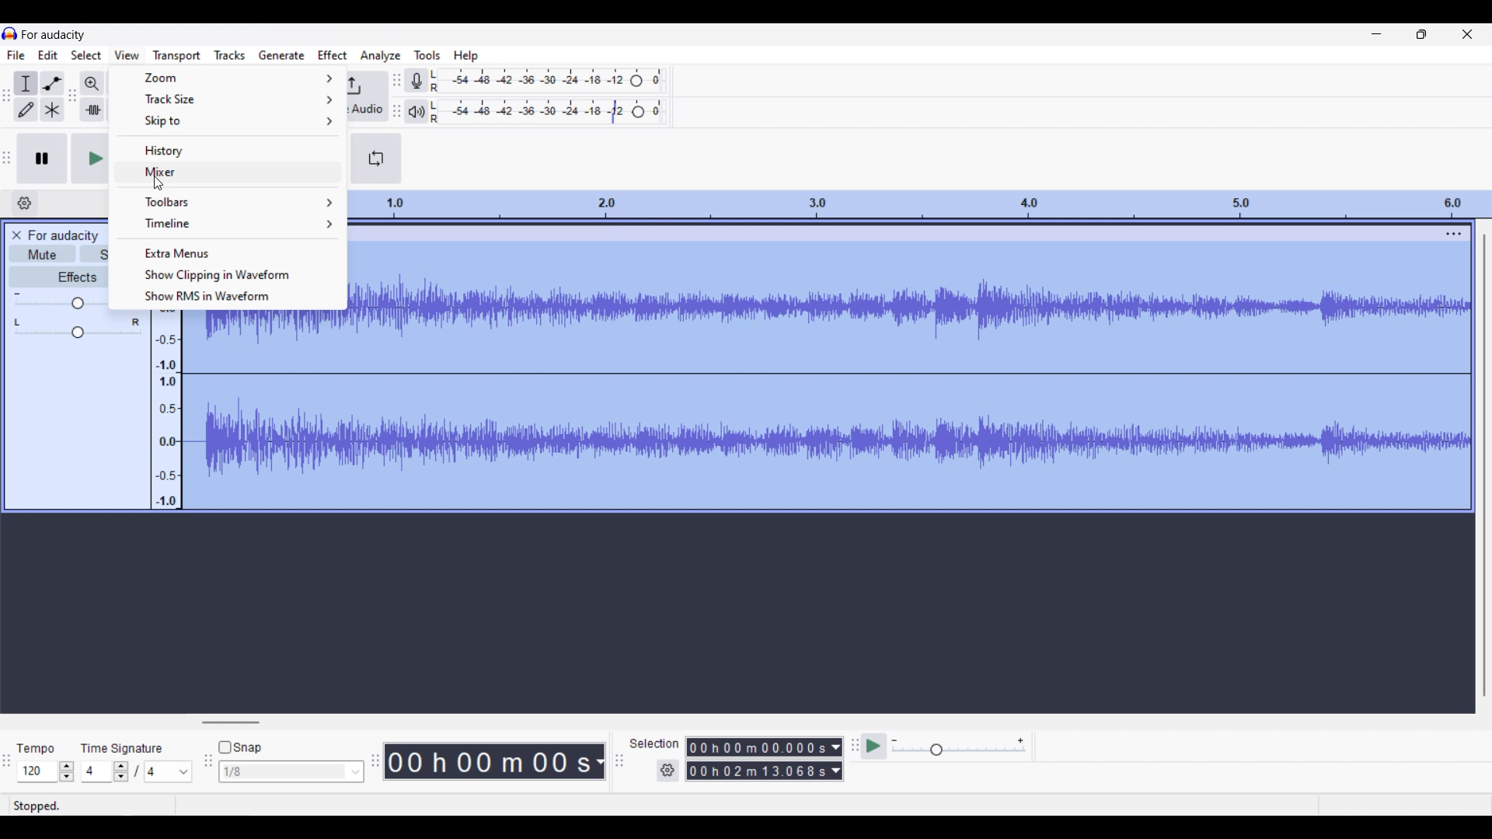 This screenshot has width=1492, height=839. Describe the element at coordinates (52, 110) in the screenshot. I see `Multi tool` at that location.